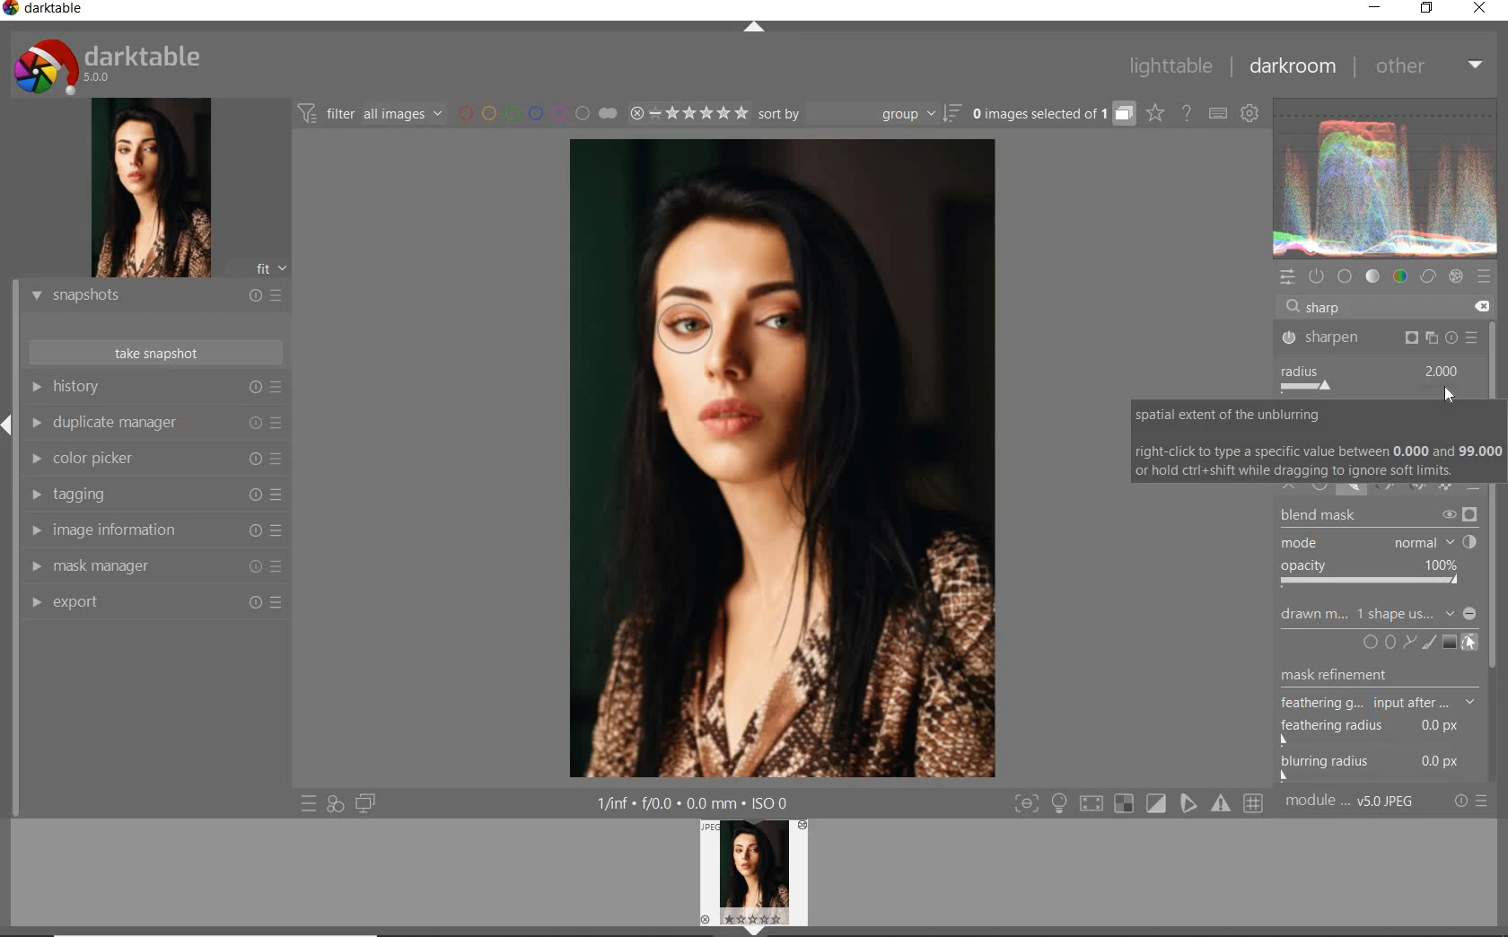 Image resolution: width=1508 pixels, height=937 pixels. What do you see at coordinates (1470, 643) in the screenshot?
I see `show & edit mask elements` at bounding box center [1470, 643].